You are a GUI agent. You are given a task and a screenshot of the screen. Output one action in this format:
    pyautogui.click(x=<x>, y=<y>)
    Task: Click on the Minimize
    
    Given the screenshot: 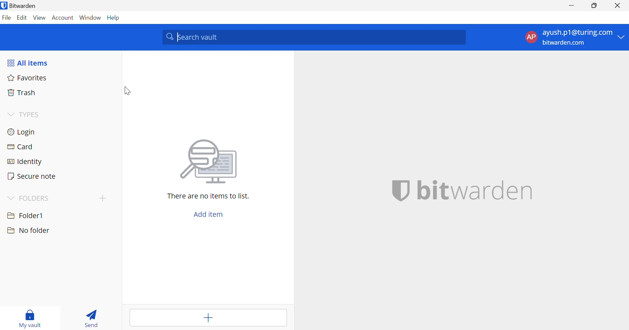 What is the action you would take?
    pyautogui.click(x=571, y=5)
    